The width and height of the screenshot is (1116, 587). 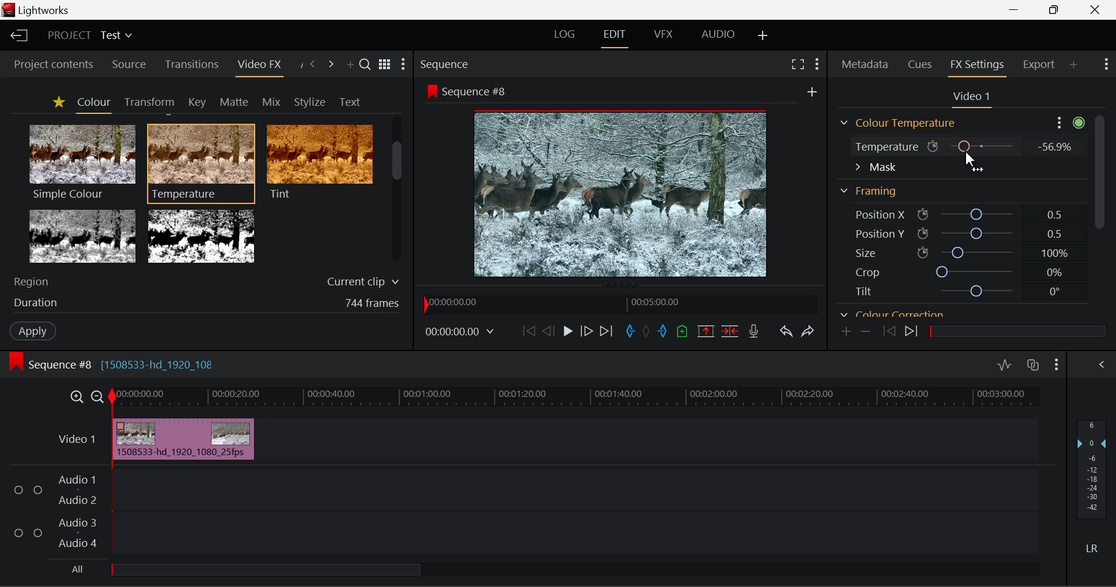 What do you see at coordinates (921, 63) in the screenshot?
I see `Cues` at bounding box center [921, 63].